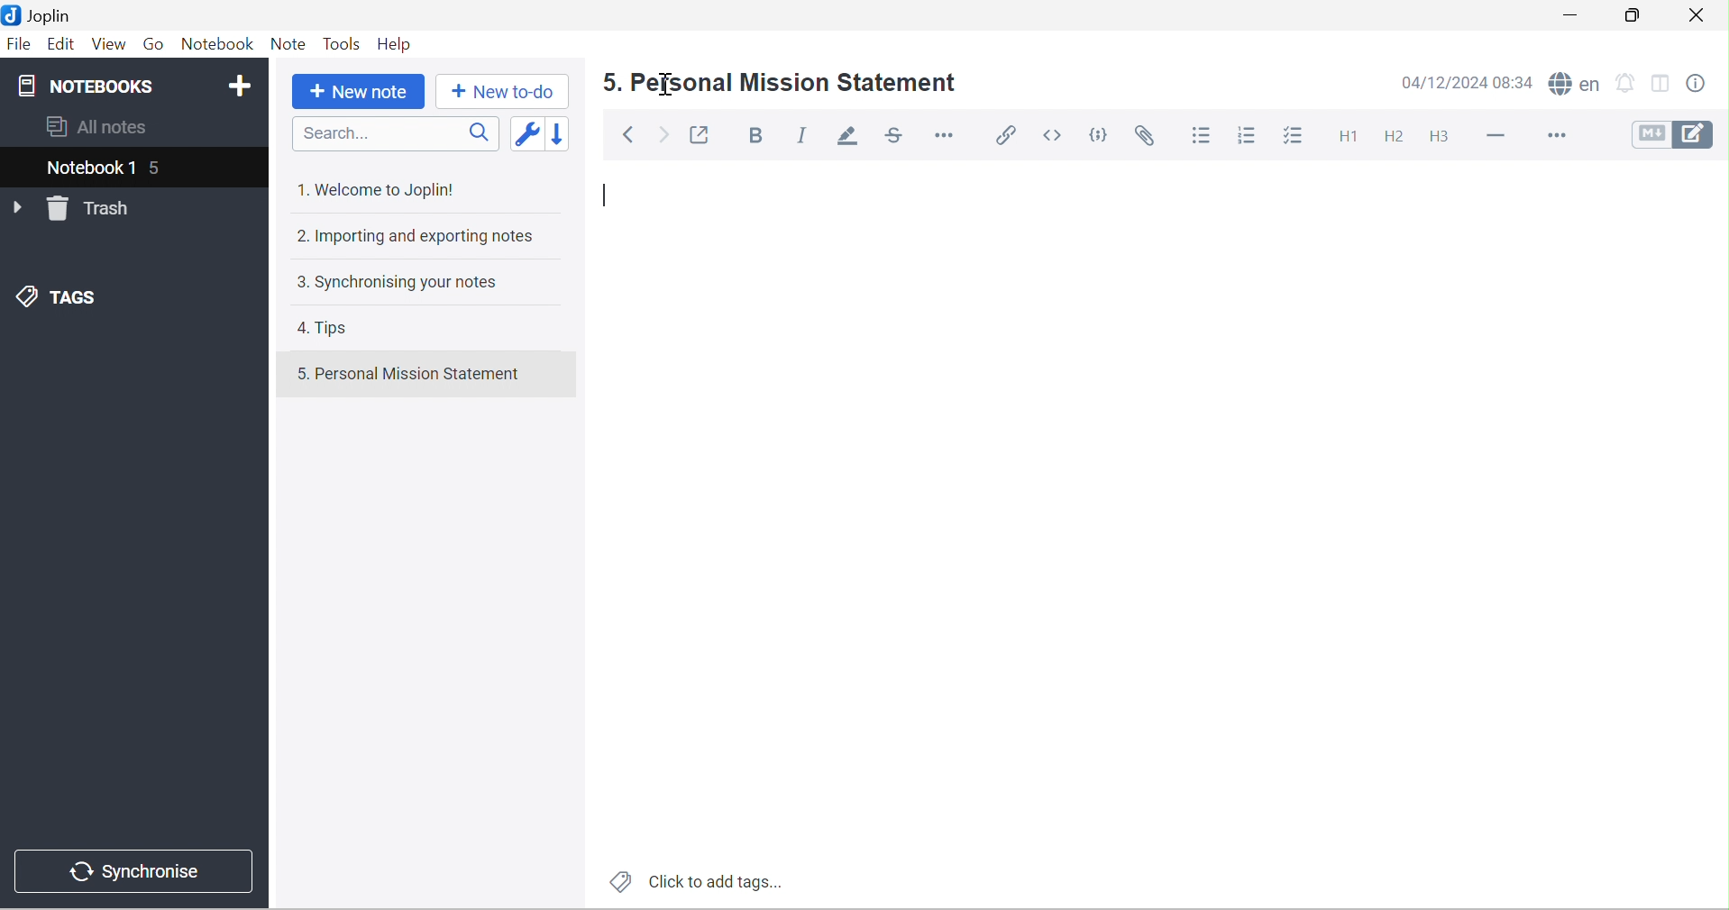 This screenshot has height=910, width=1729. Describe the element at coordinates (289, 43) in the screenshot. I see `Note` at that location.